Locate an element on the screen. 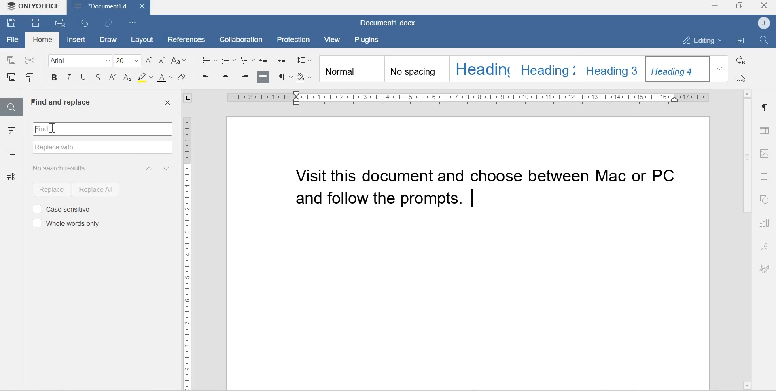 This screenshot has width=776, height=391. Case sensitive is located at coordinates (61, 208).